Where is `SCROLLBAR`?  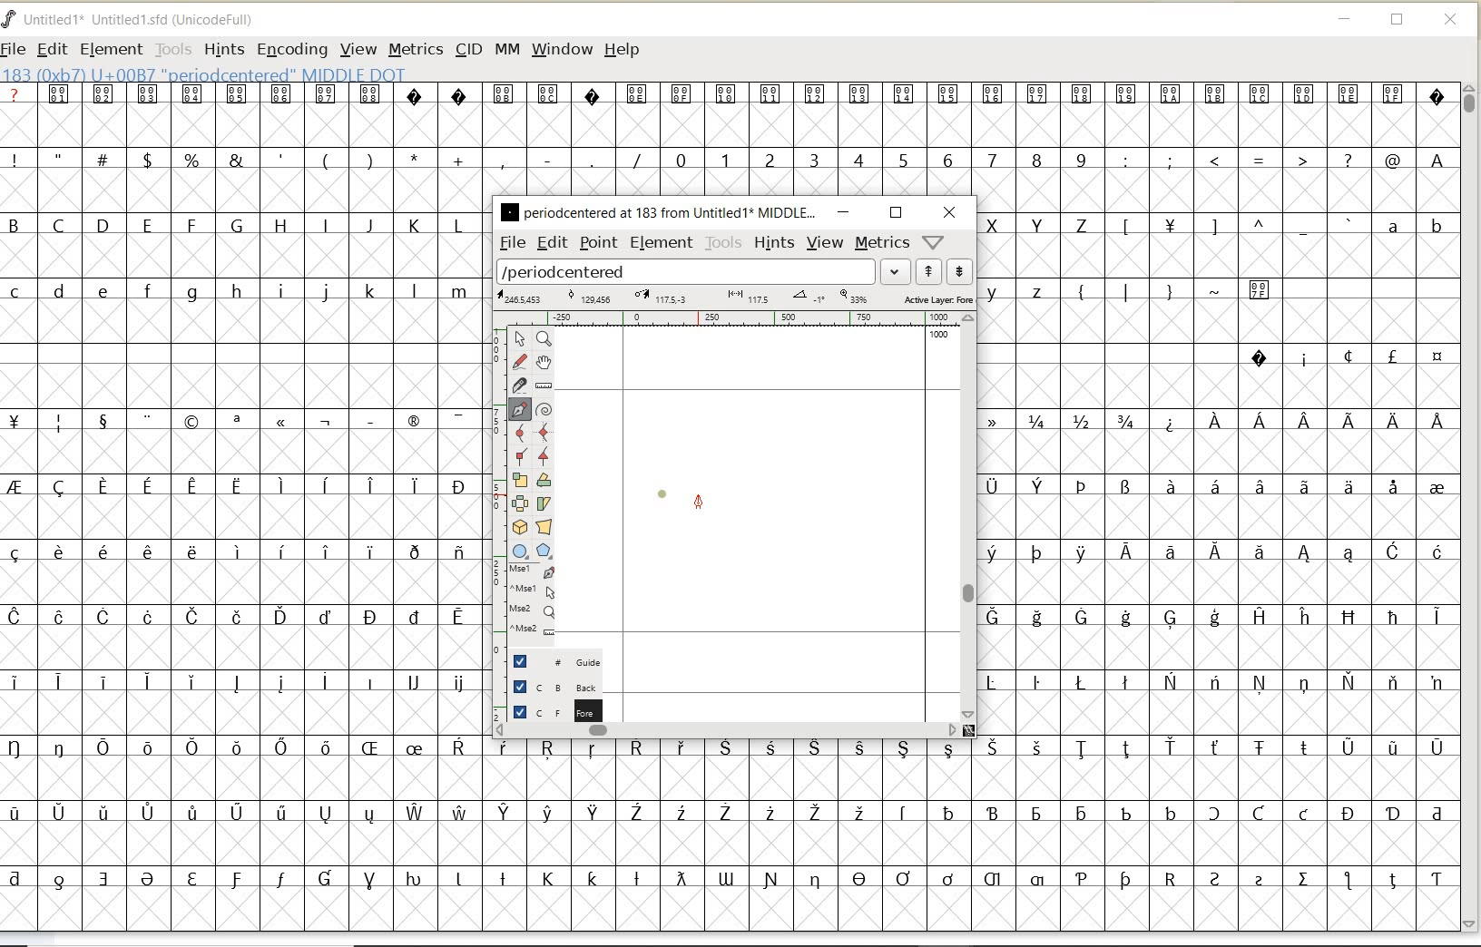
SCROLLBAR is located at coordinates (1472, 507).